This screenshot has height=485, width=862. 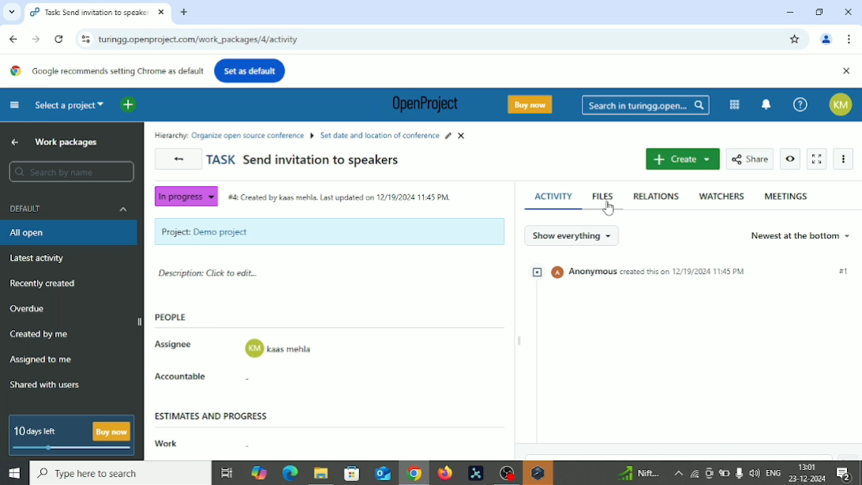 What do you see at coordinates (71, 142) in the screenshot?
I see `Work packages` at bounding box center [71, 142].